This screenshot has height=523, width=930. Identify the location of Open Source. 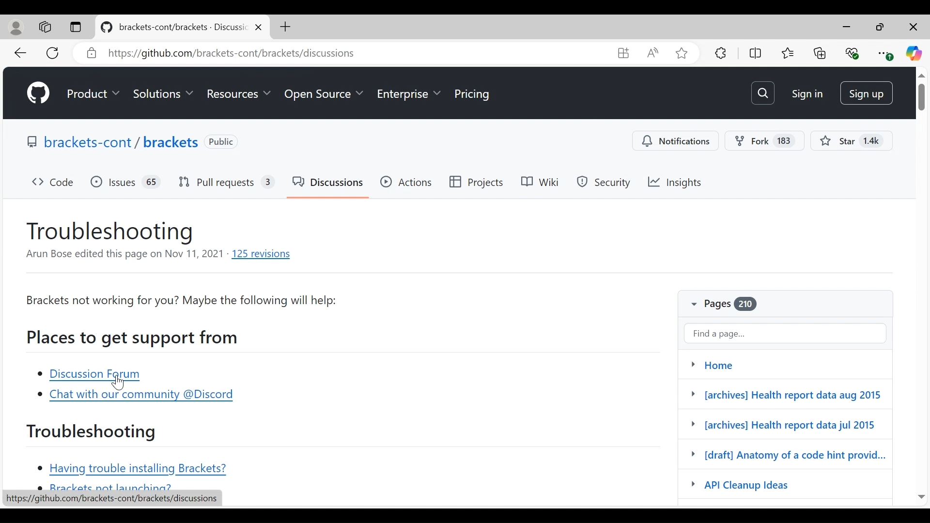
(323, 96).